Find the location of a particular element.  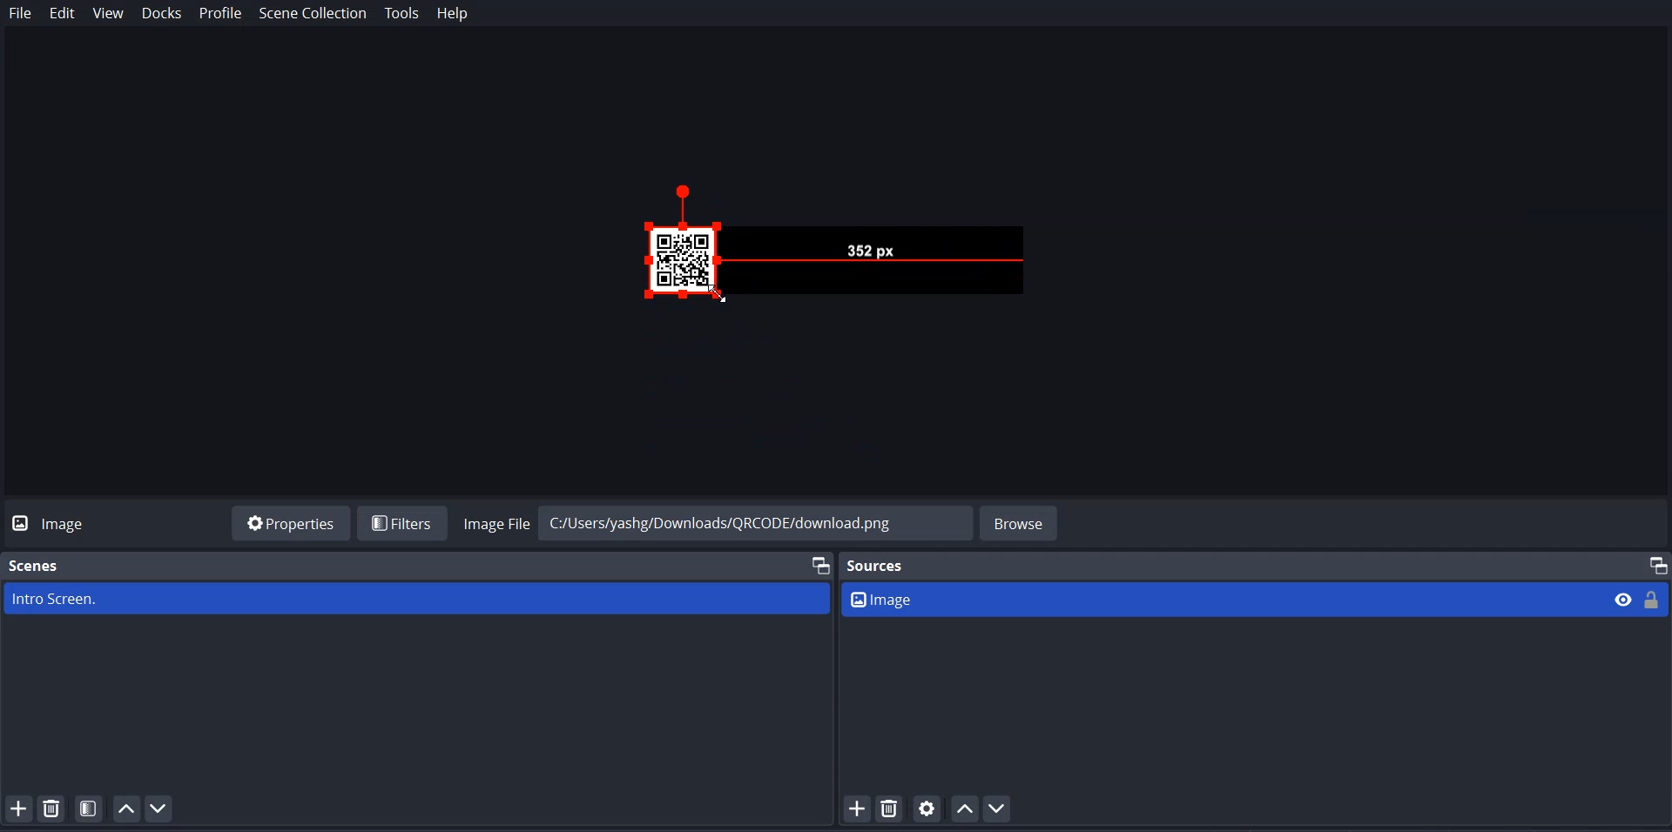

Profile is located at coordinates (220, 14).